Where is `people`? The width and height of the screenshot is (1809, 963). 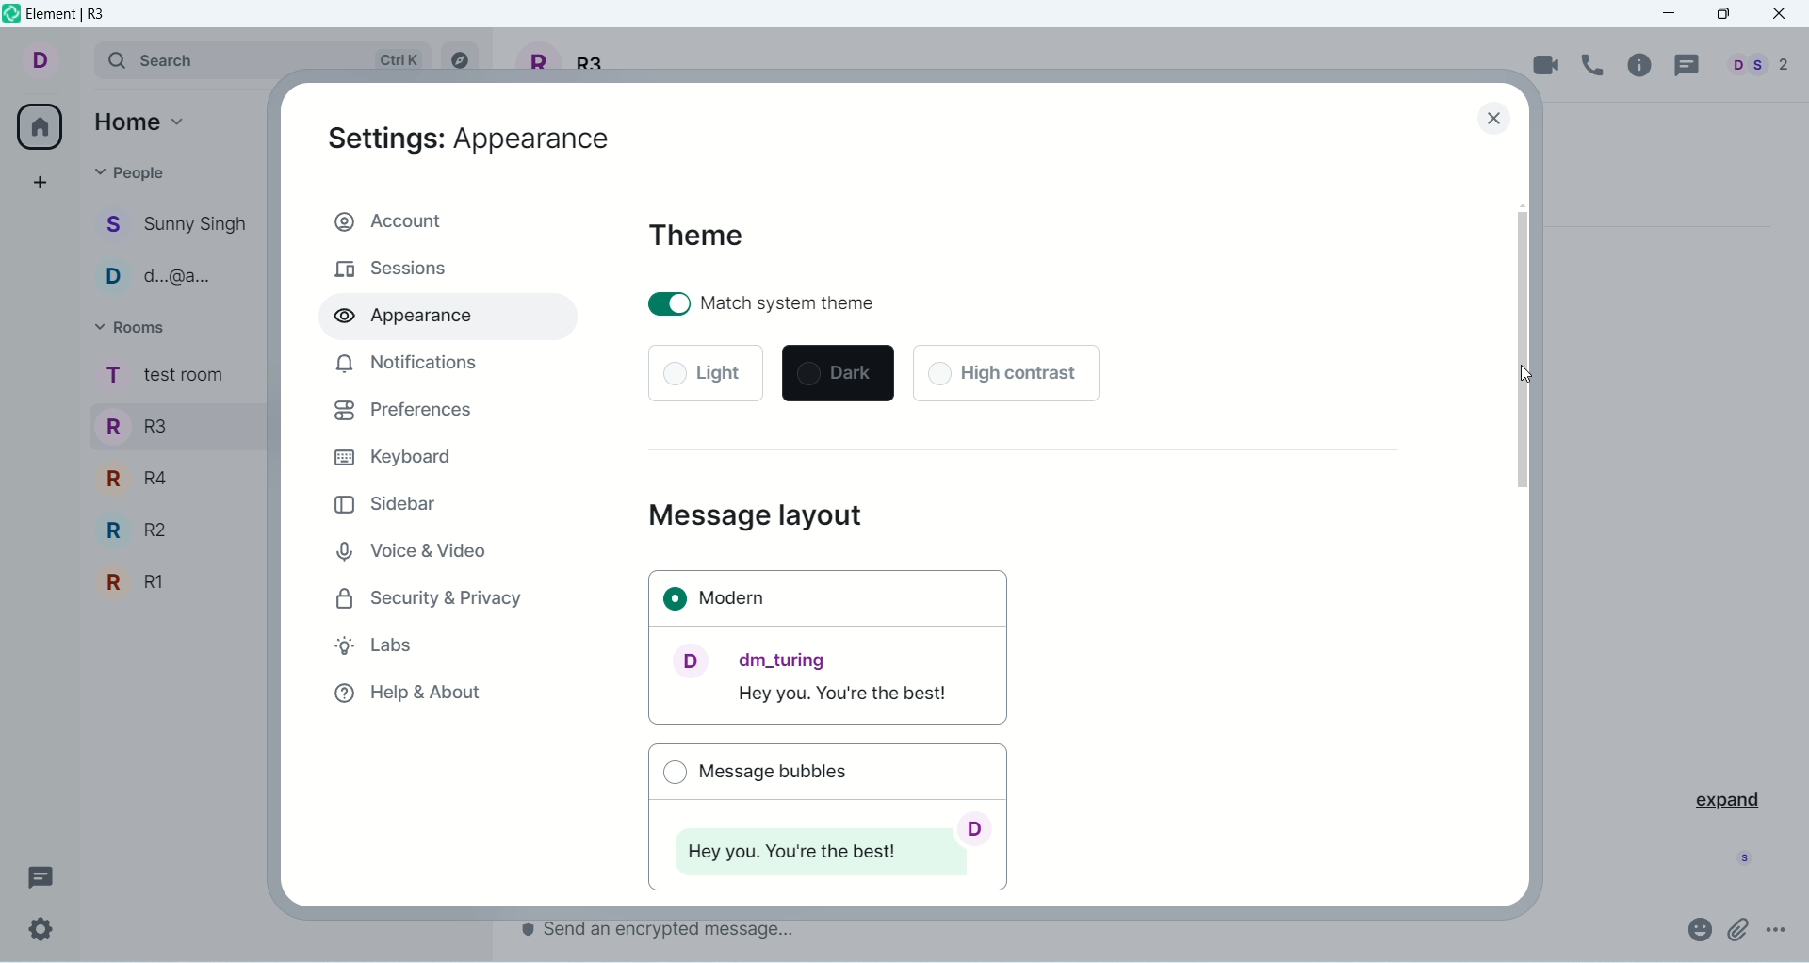
people is located at coordinates (174, 278).